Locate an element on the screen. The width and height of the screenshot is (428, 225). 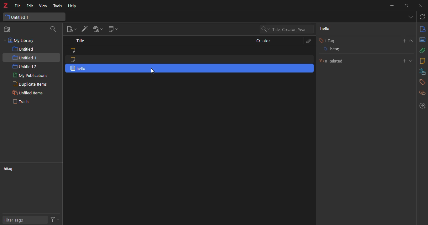
add is located at coordinates (404, 61).